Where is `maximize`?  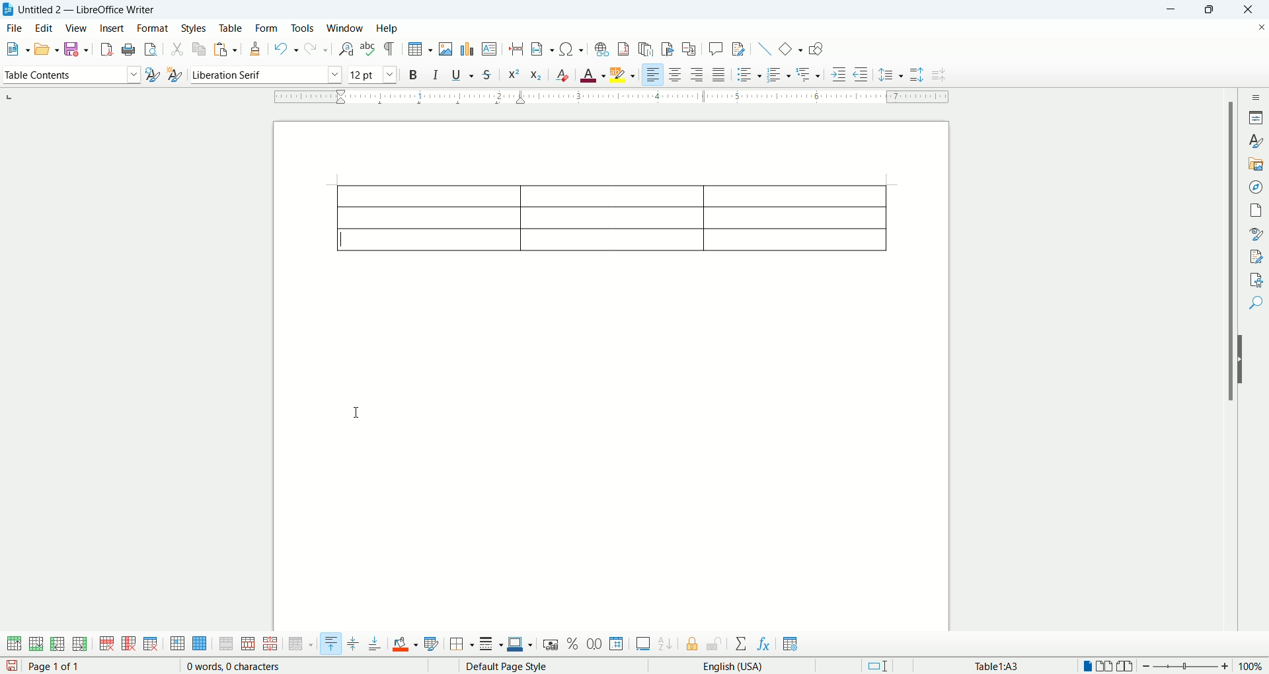
maximize is located at coordinates (1206, 12).